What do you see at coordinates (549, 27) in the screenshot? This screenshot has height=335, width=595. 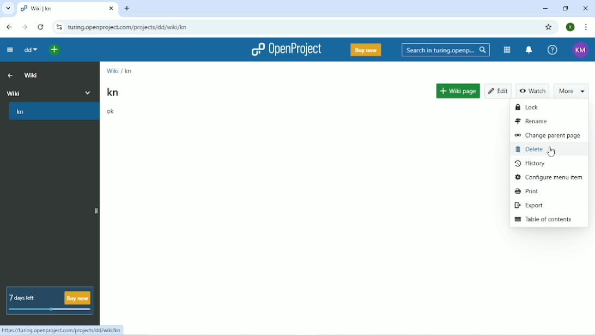 I see `Bookmark this tab` at bounding box center [549, 27].